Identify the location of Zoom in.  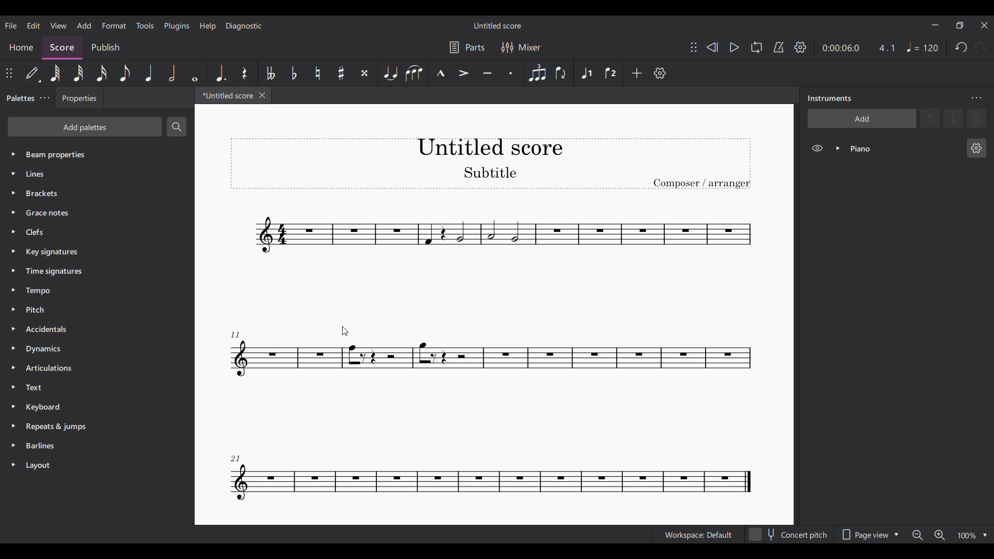
(940, 535).